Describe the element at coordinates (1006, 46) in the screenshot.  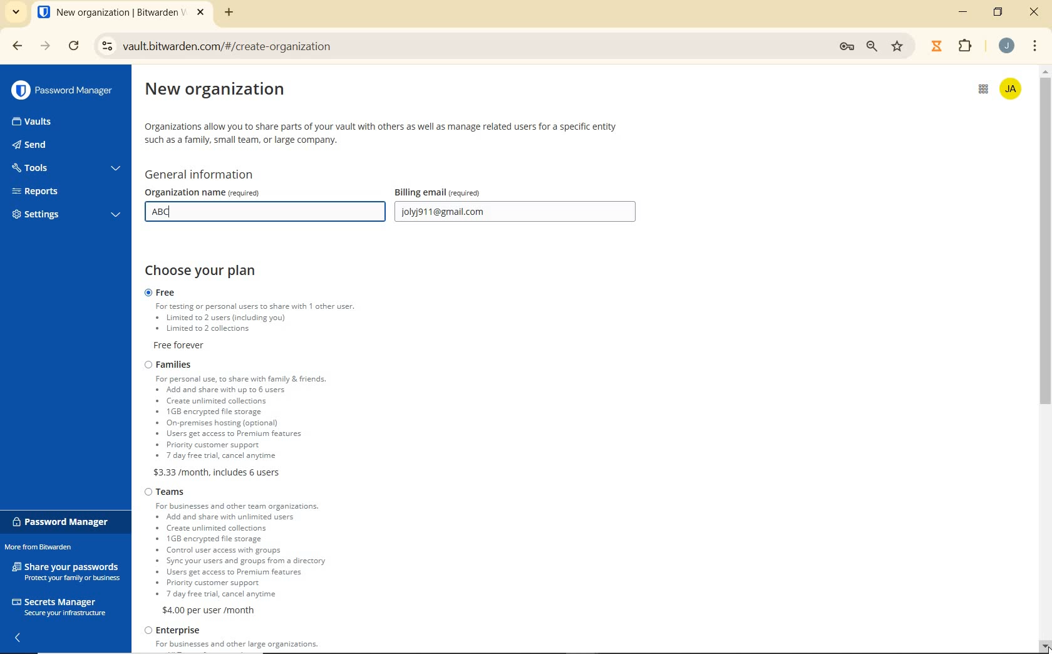
I see `account name` at that location.